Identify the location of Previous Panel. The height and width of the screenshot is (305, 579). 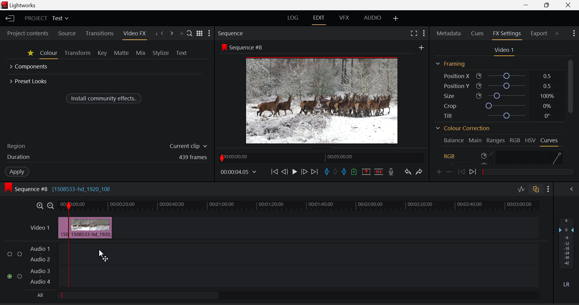
(162, 33).